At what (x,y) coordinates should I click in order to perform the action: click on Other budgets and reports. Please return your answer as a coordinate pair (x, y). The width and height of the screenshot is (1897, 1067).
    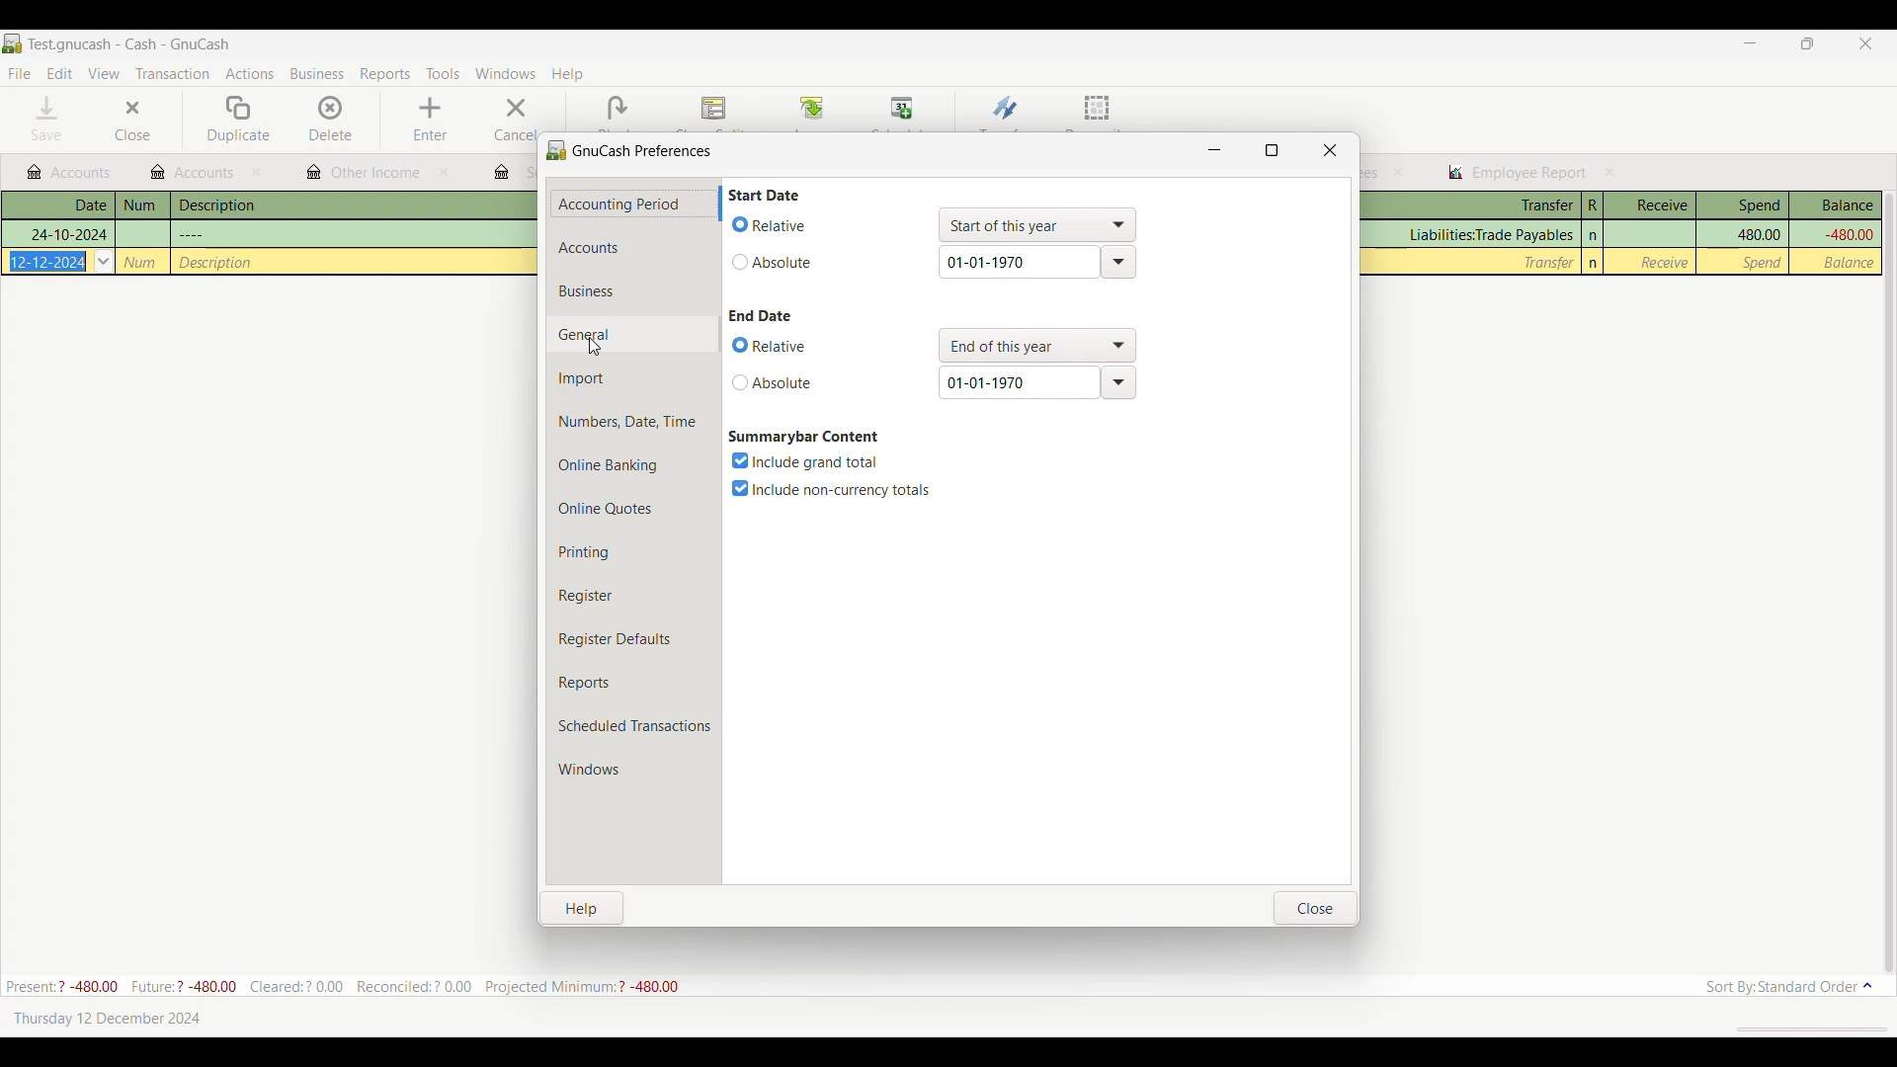
    Looking at the image, I should click on (193, 172).